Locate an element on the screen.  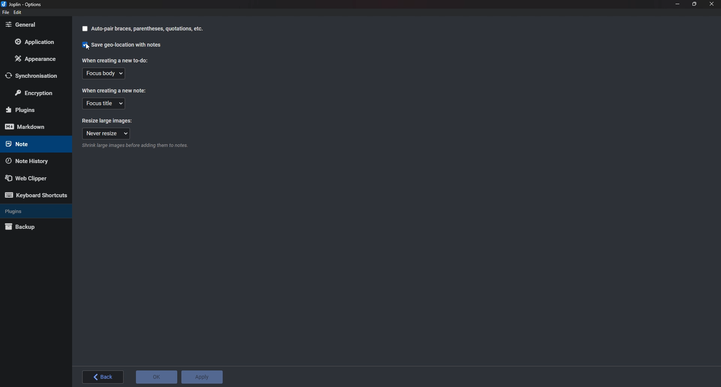
O K is located at coordinates (156, 377).